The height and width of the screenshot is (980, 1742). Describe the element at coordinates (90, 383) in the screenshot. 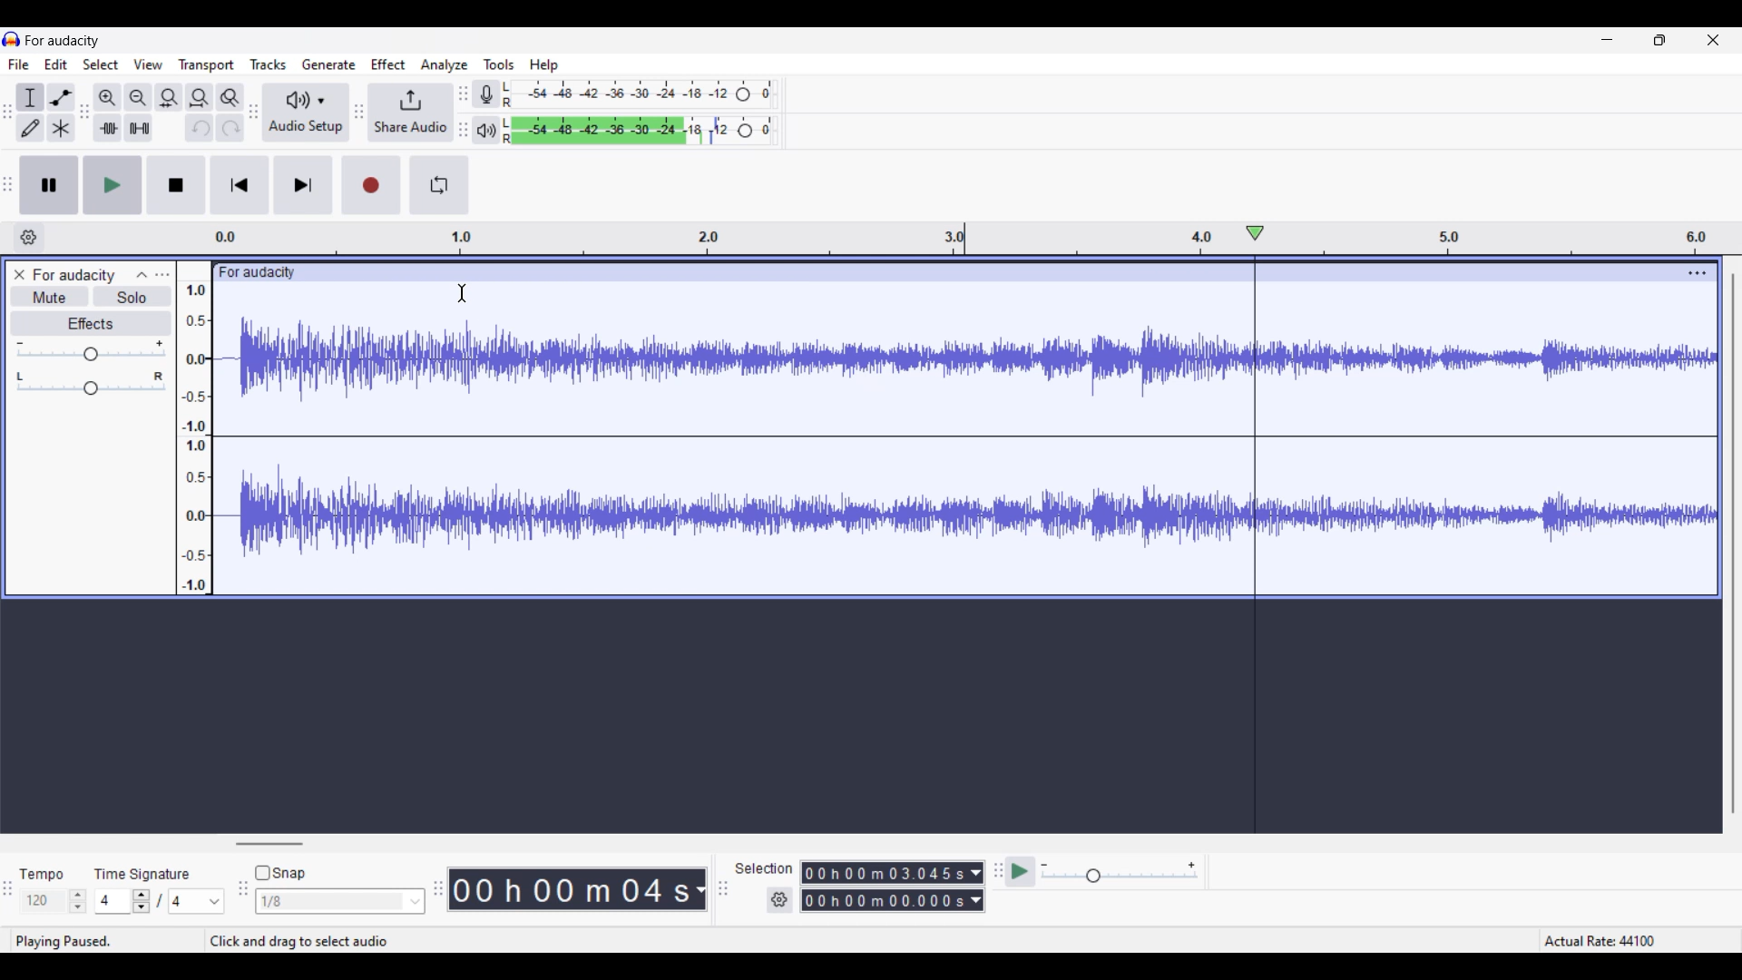

I see `Pan scale` at that location.